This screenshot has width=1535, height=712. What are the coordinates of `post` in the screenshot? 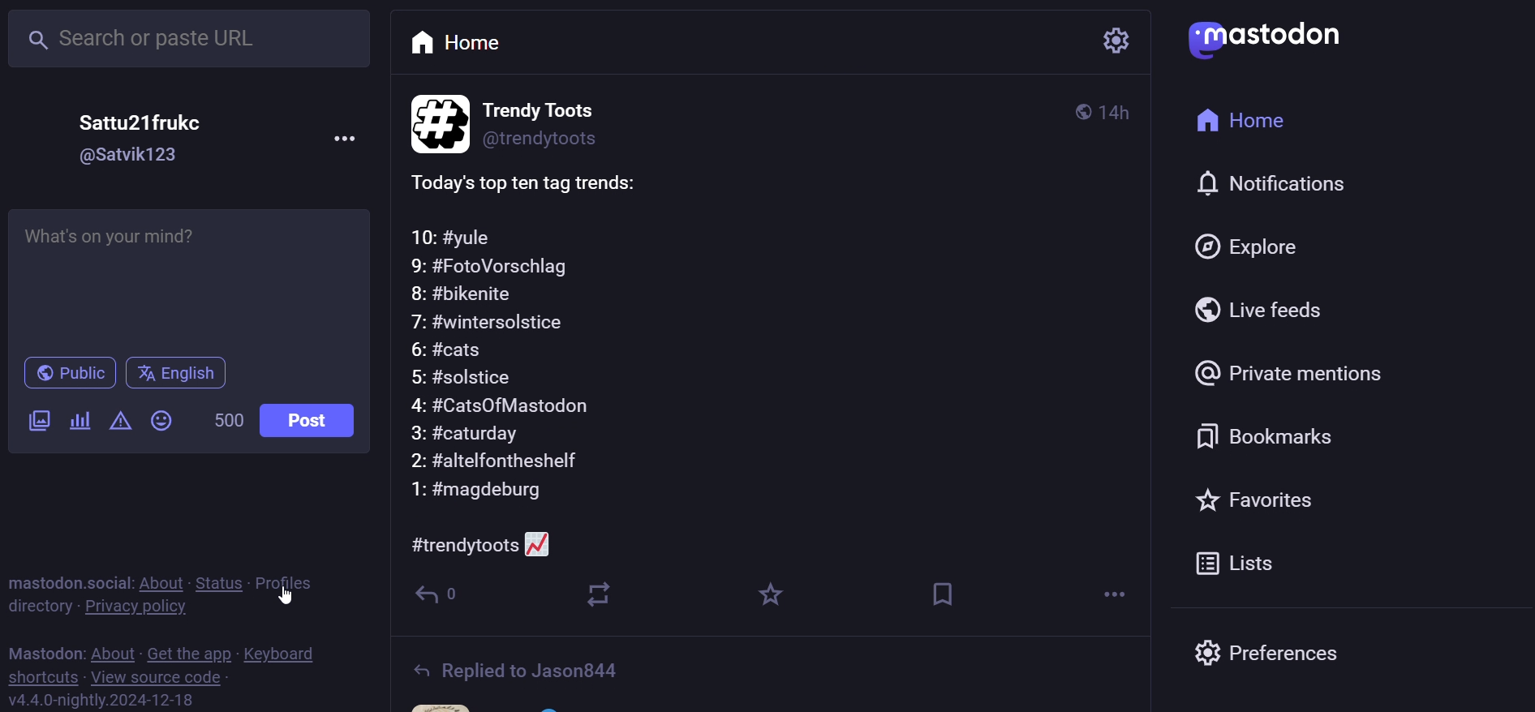 It's located at (314, 425).